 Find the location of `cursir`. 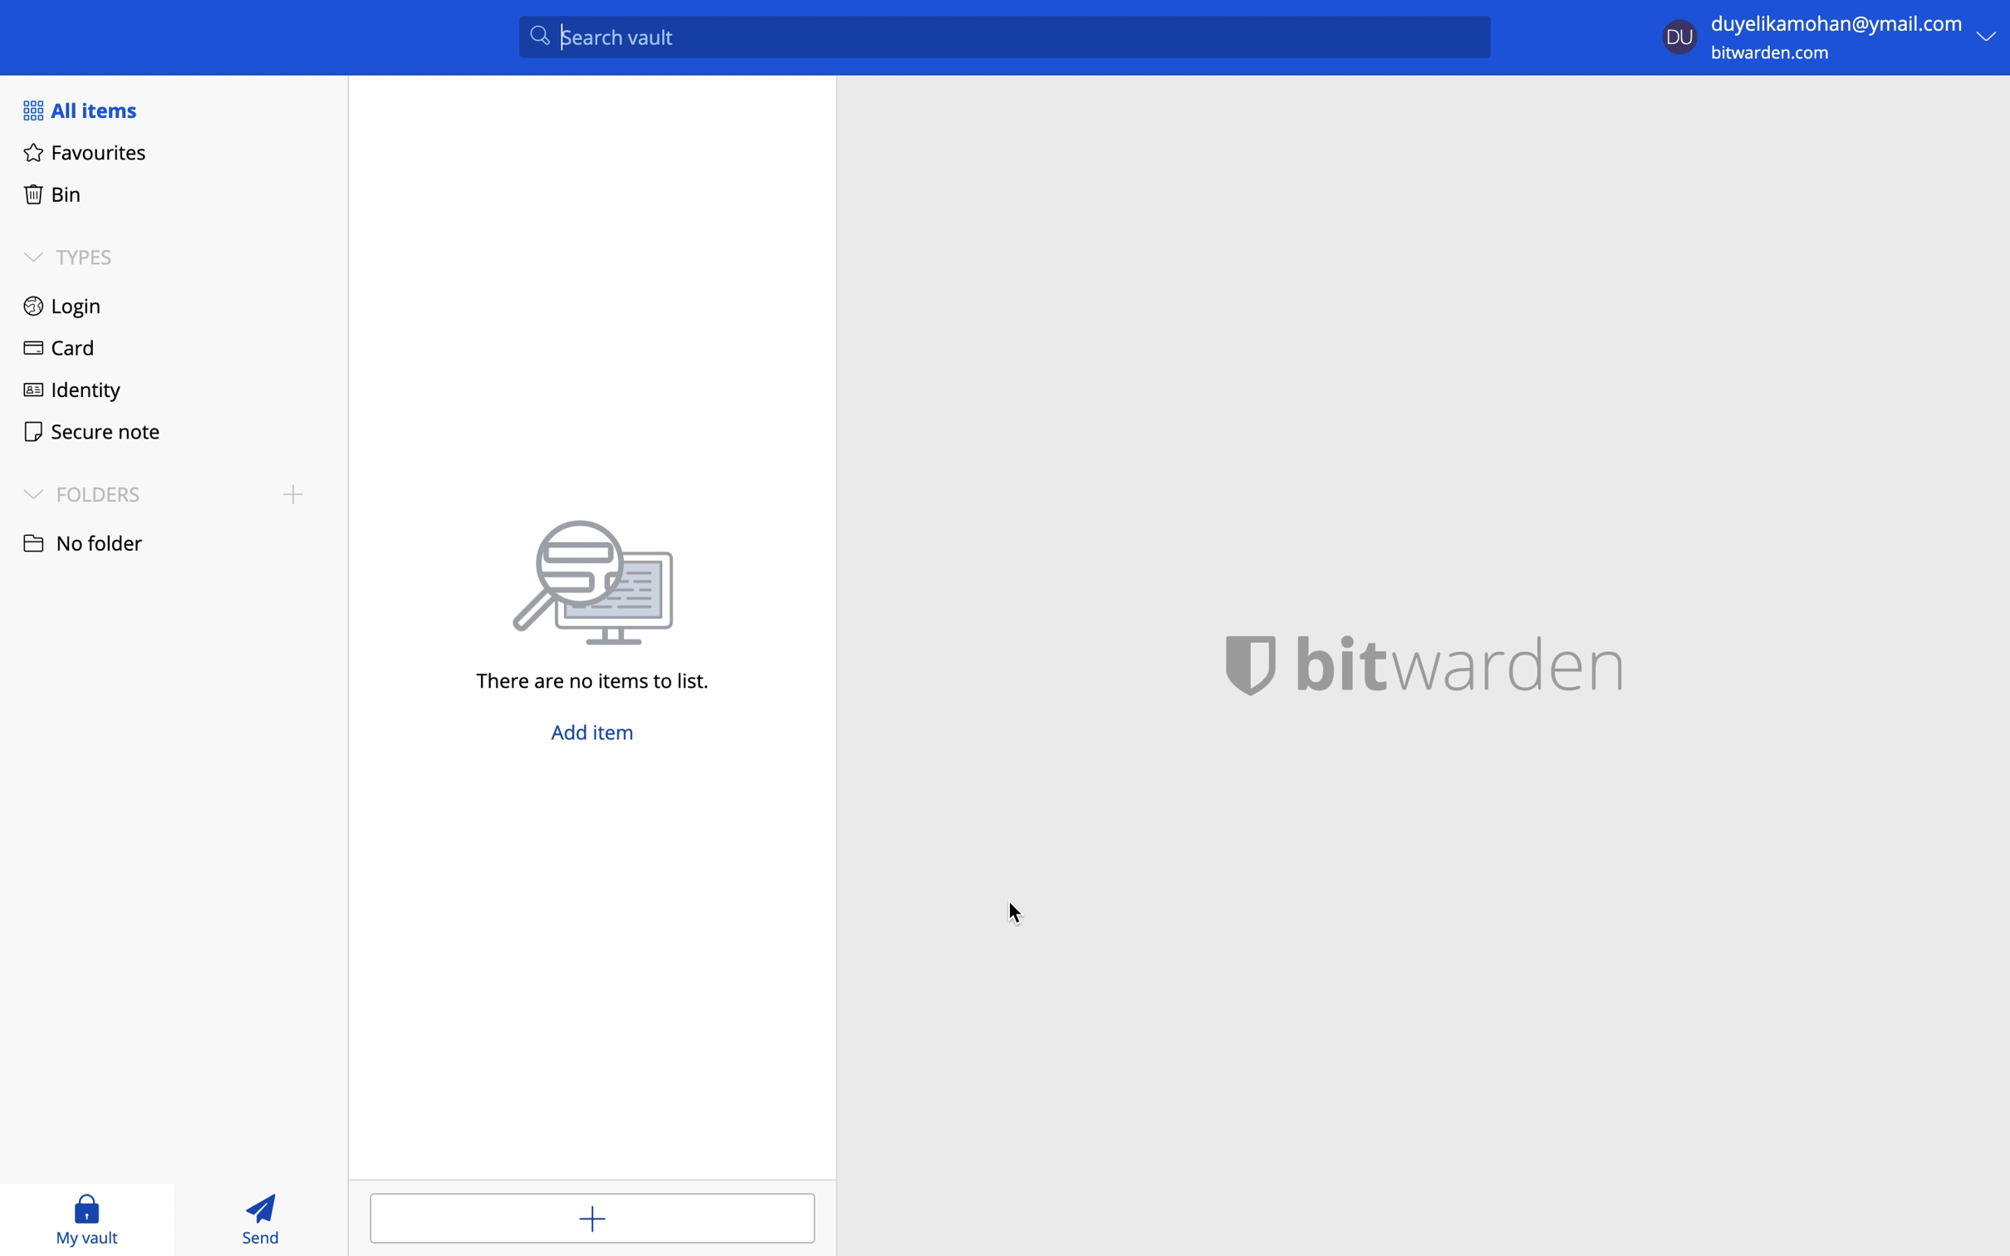

cursir is located at coordinates (1015, 911).